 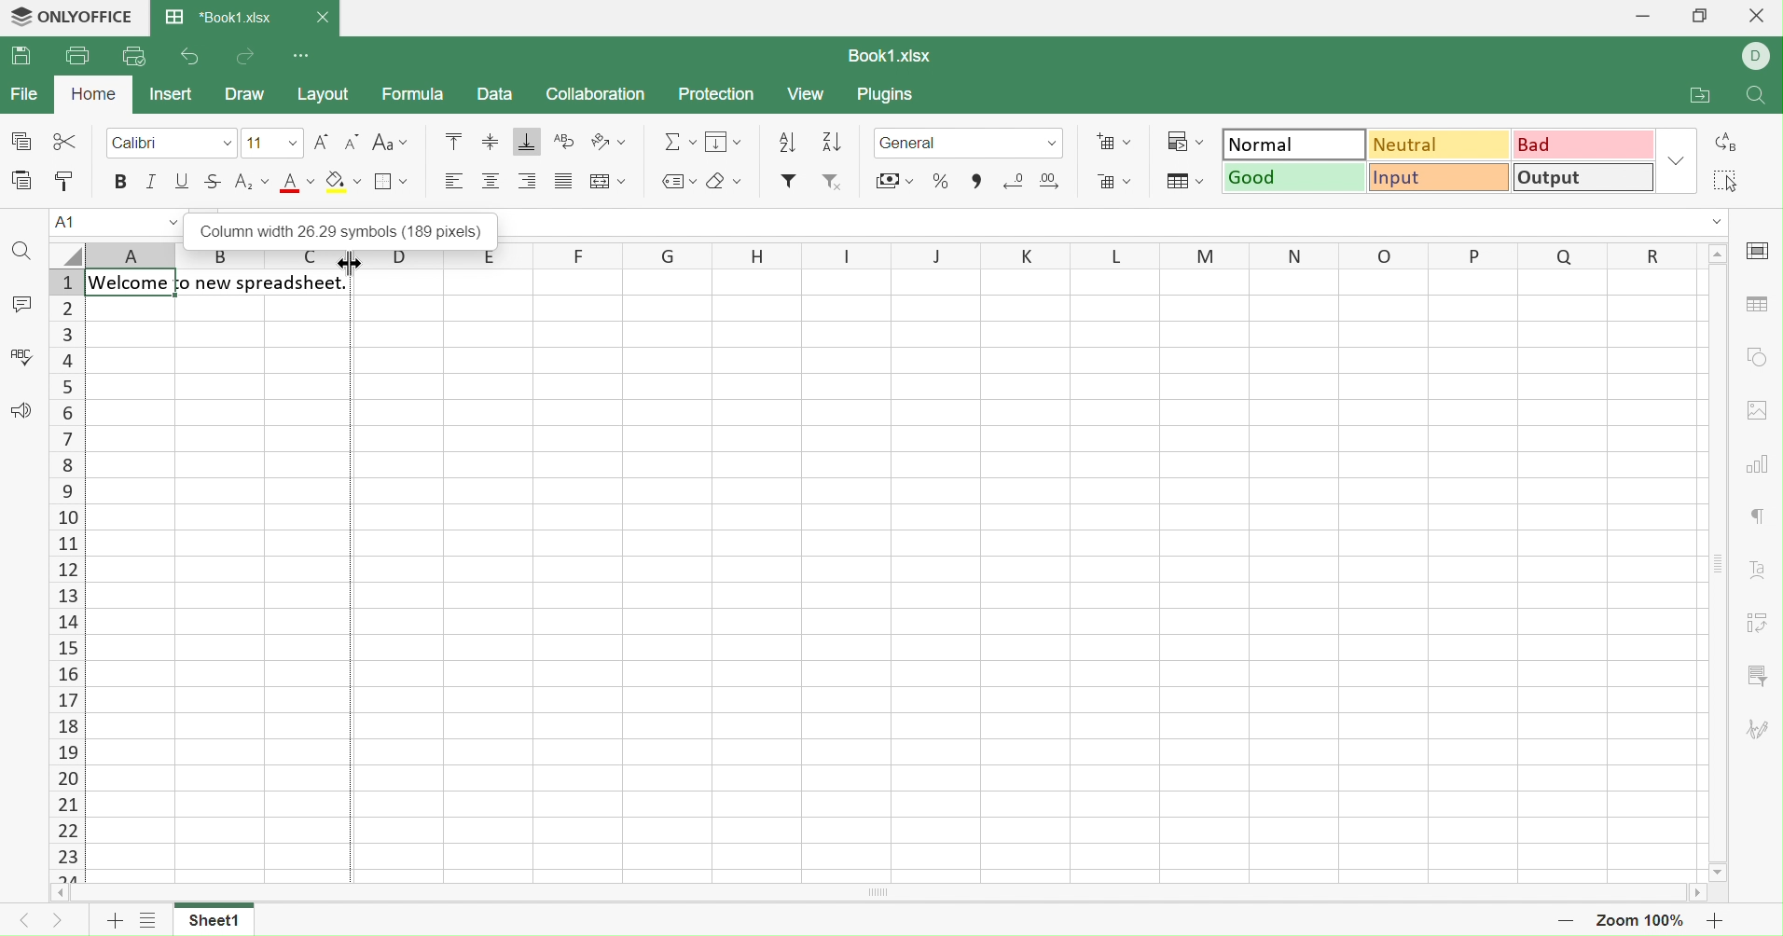 What do you see at coordinates (894, 179) in the screenshot?
I see `Accounting style` at bounding box center [894, 179].